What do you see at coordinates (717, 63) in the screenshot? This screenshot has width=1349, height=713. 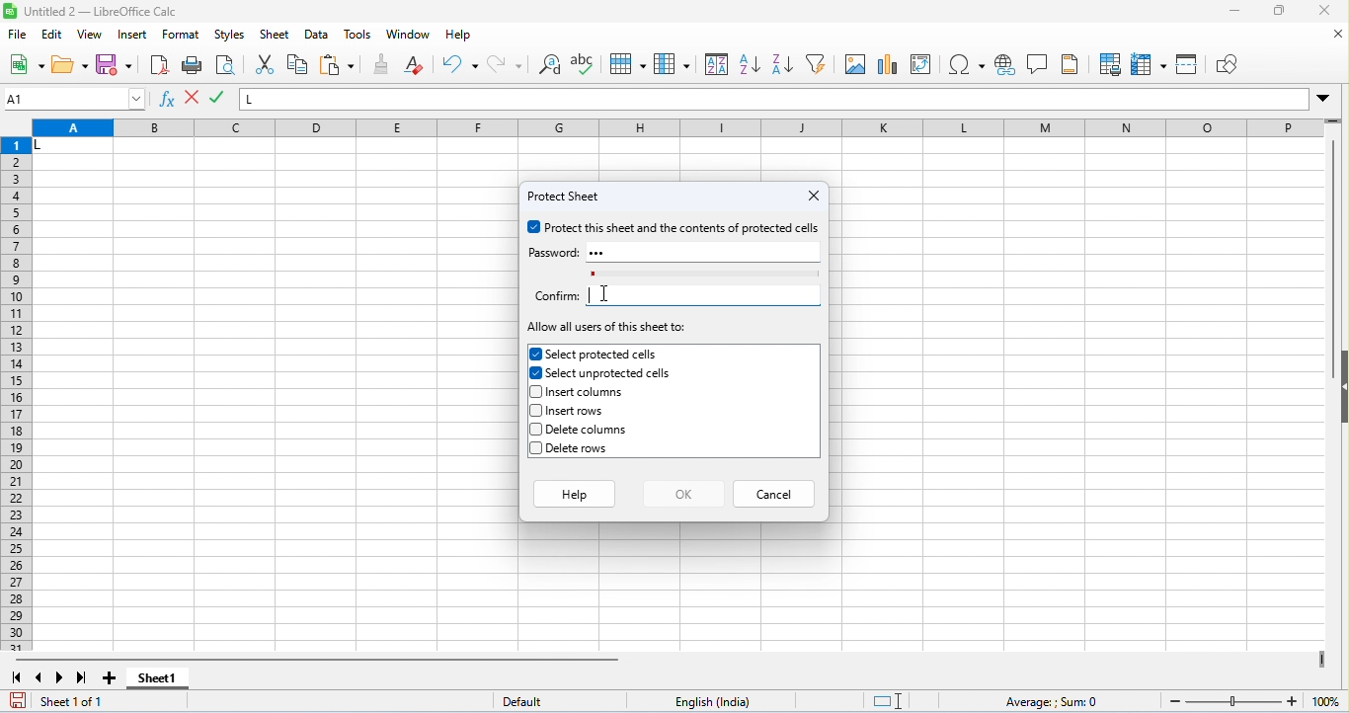 I see `sort` at bounding box center [717, 63].